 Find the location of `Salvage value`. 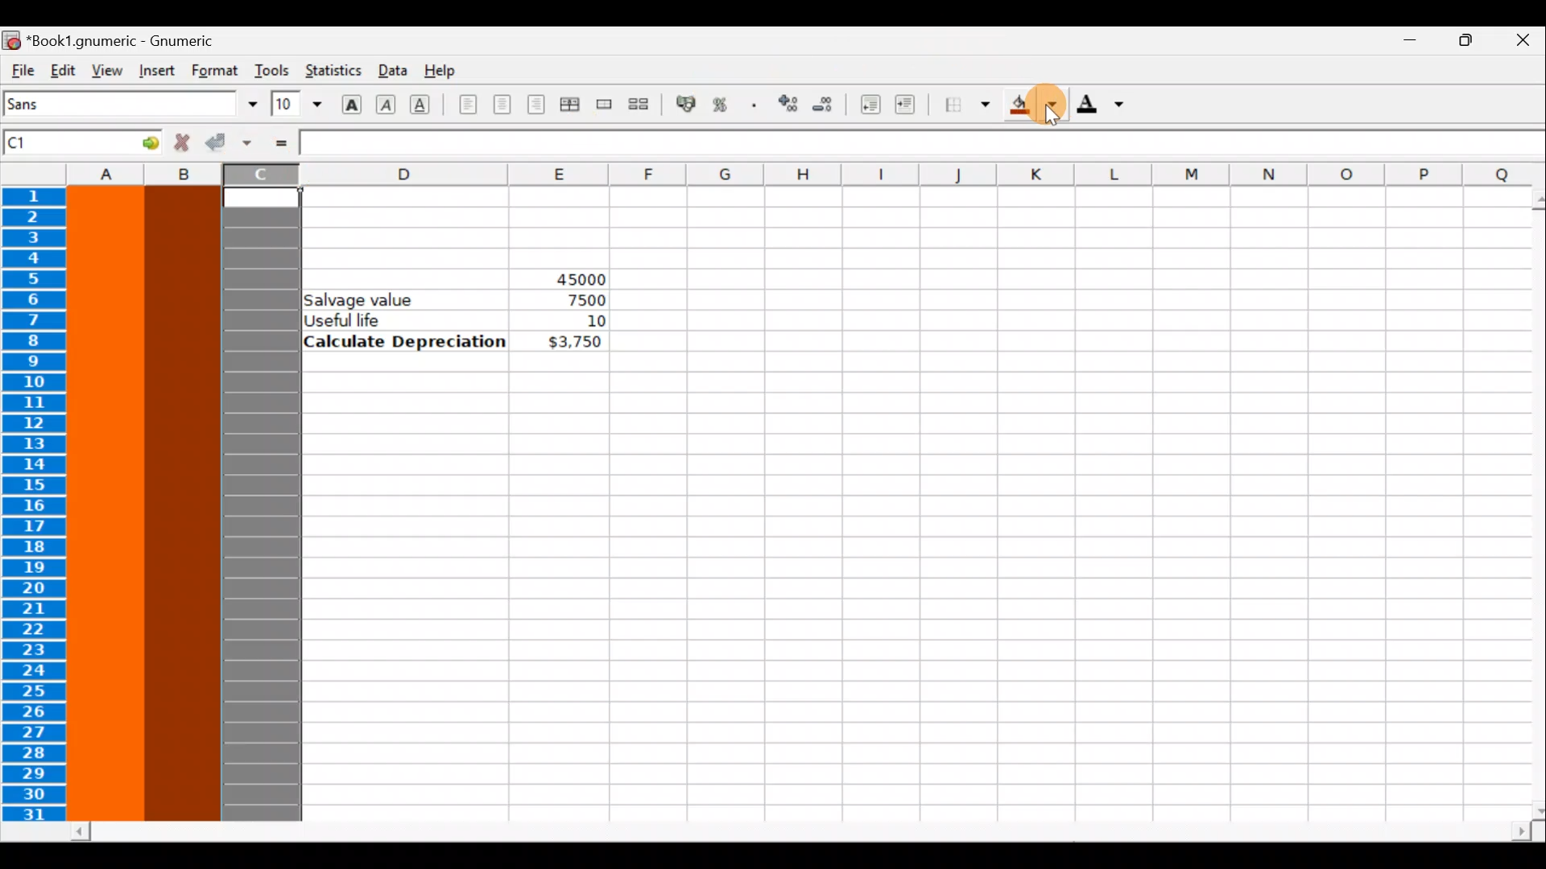

Salvage value is located at coordinates (368, 299).